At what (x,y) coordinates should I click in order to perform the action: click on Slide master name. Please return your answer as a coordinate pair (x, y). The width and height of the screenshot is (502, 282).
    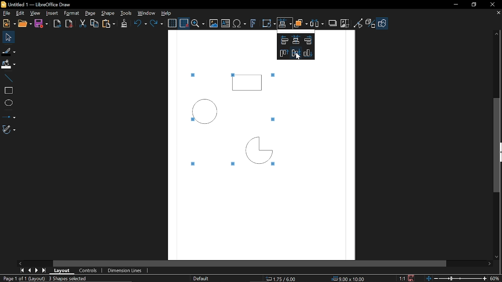
    Looking at the image, I should click on (200, 278).